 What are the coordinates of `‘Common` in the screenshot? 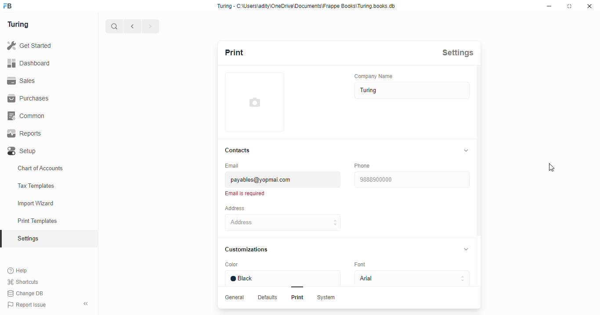 It's located at (29, 115).